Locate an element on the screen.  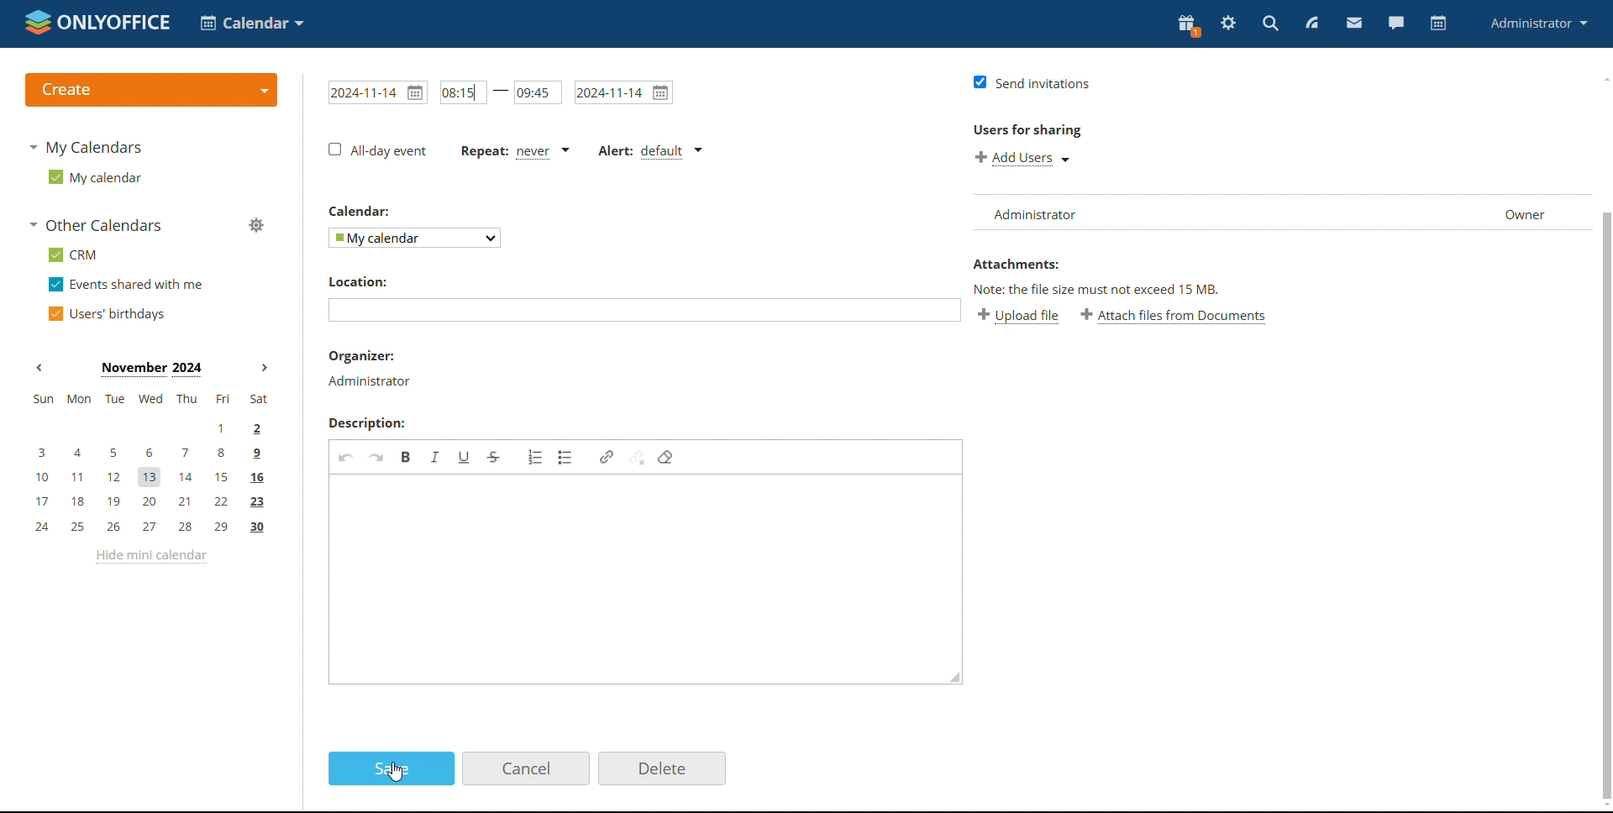
Strike through is located at coordinates (496, 457).